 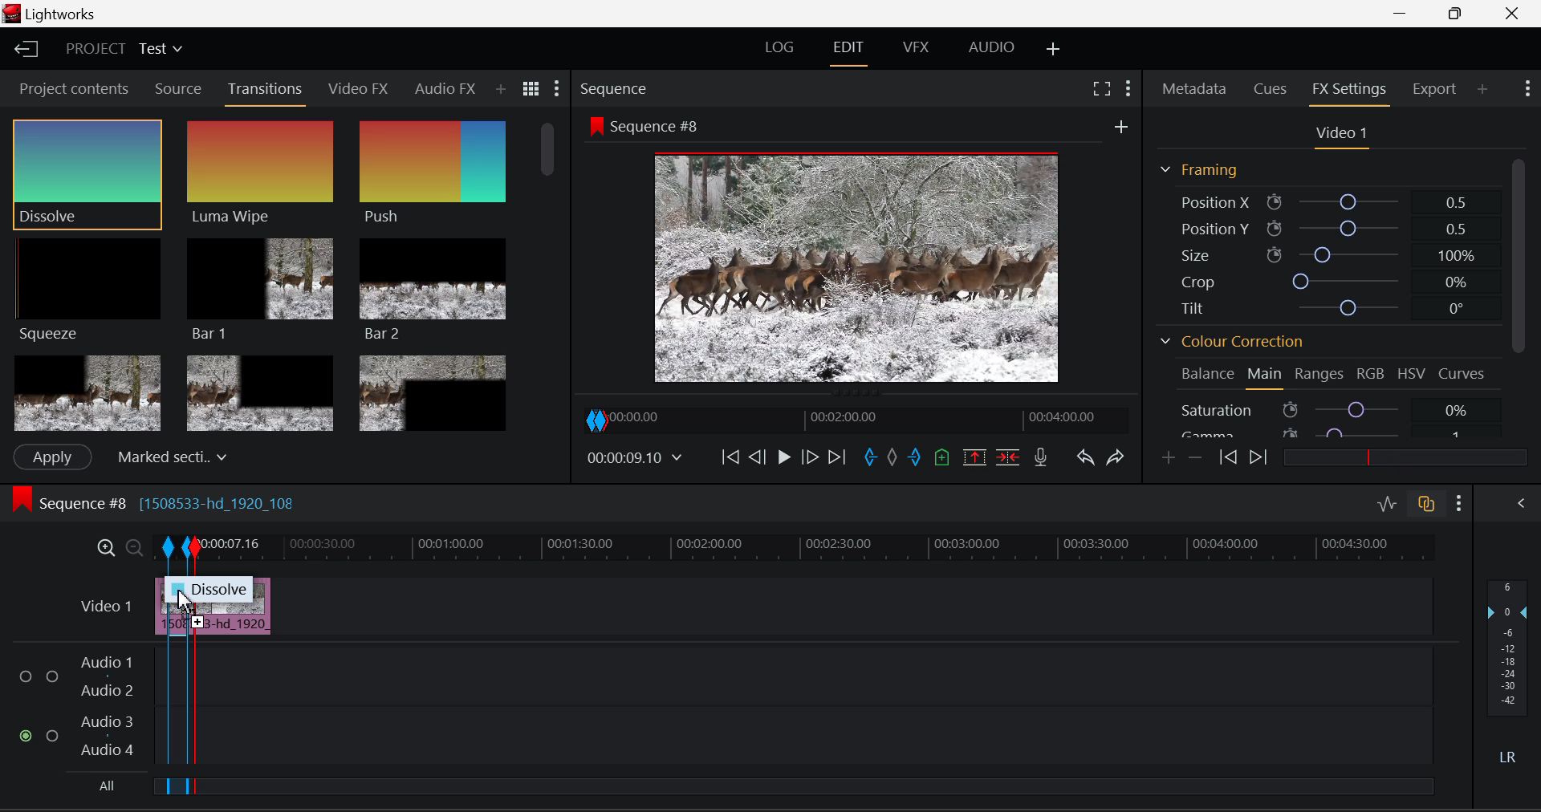 I want to click on Go Back, so click(x=757, y=458).